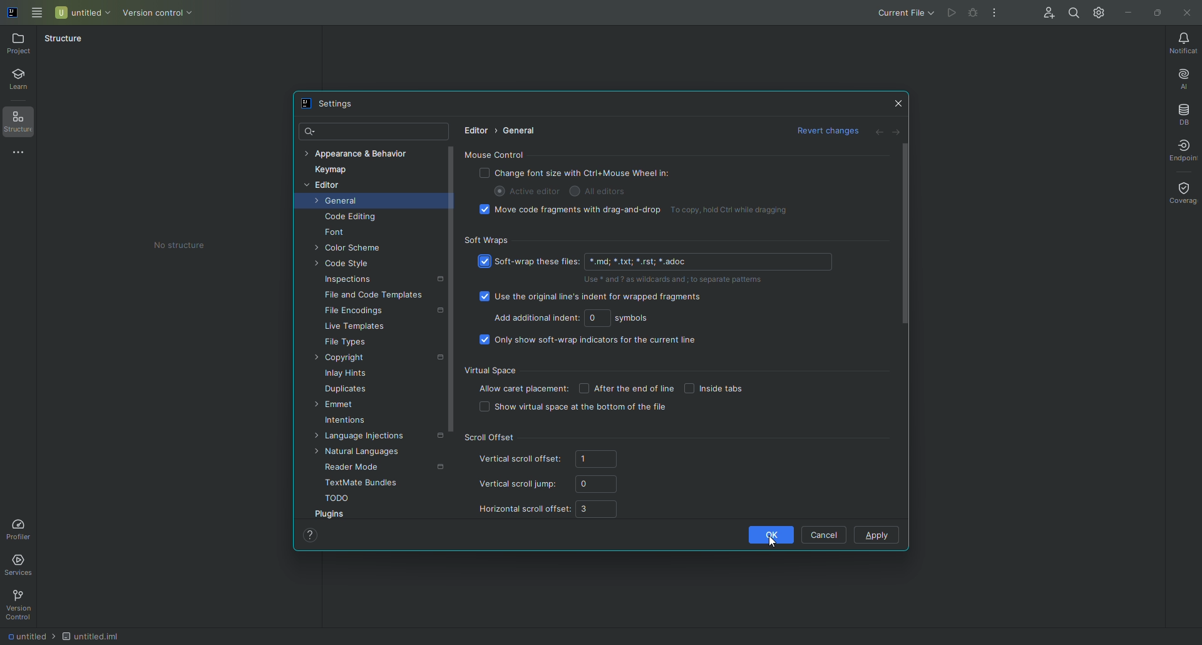 The image size is (1202, 645). I want to click on Editor, so click(322, 187).